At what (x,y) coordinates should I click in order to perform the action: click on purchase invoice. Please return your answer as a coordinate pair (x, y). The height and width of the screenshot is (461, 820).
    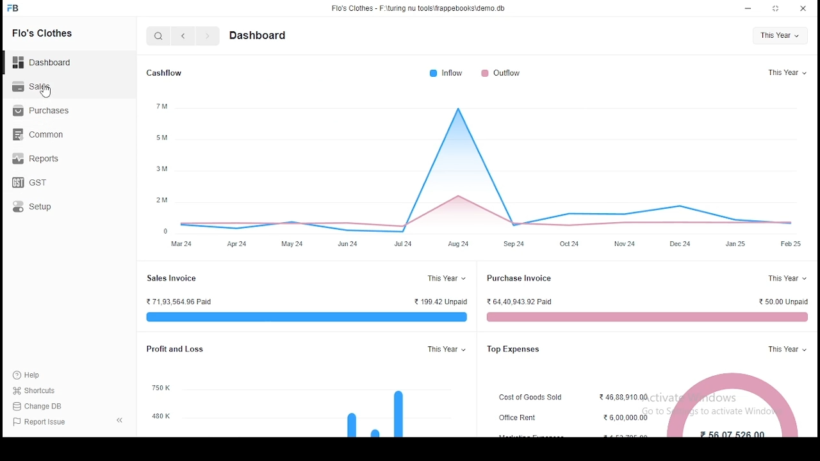
    Looking at the image, I should click on (645, 317).